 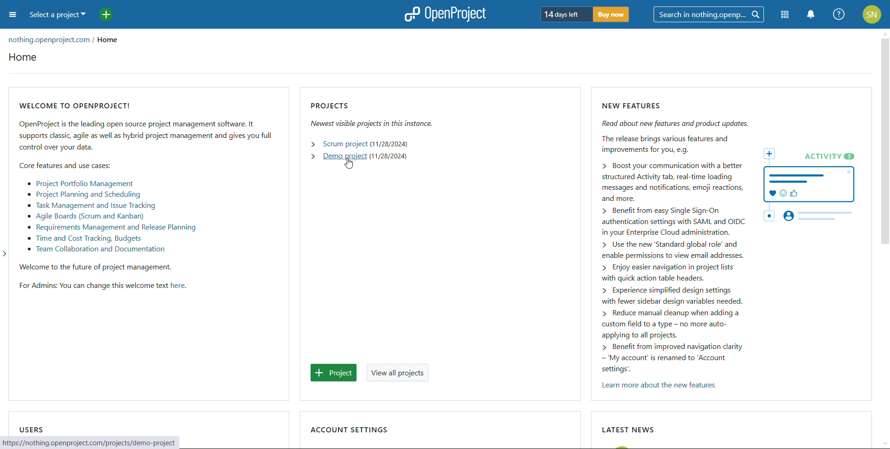 What do you see at coordinates (661, 386) in the screenshot?
I see `learn more about new features` at bounding box center [661, 386].